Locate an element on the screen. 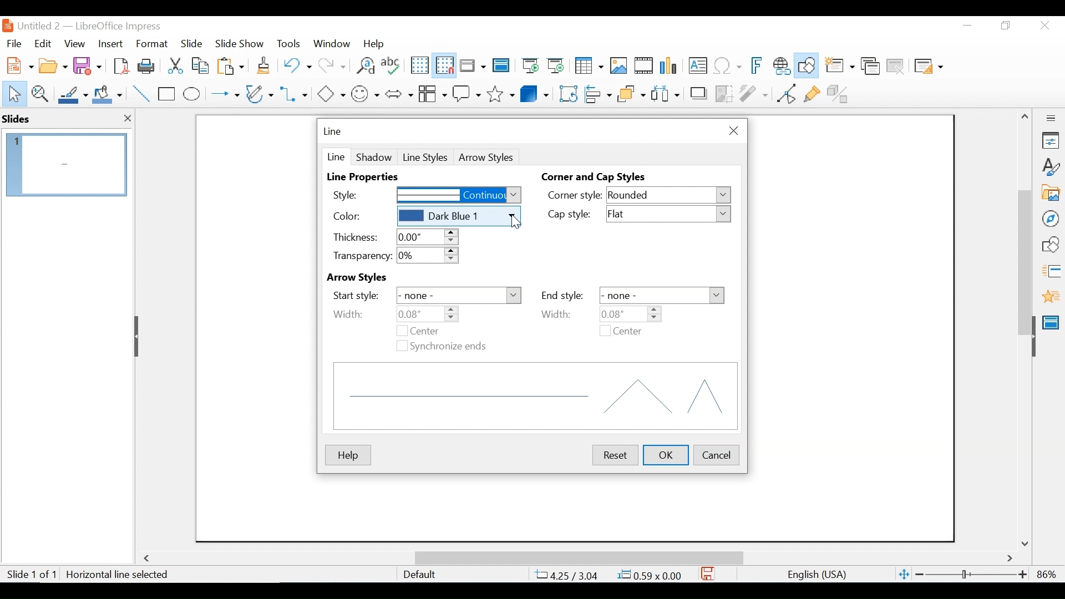 The height and width of the screenshot is (599, 1065). Zoom & Pan is located at coordinates (39, 93).